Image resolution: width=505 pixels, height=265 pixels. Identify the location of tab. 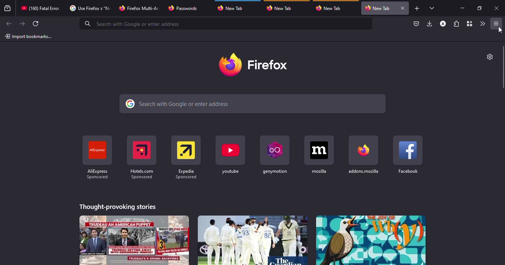
(234, 7).